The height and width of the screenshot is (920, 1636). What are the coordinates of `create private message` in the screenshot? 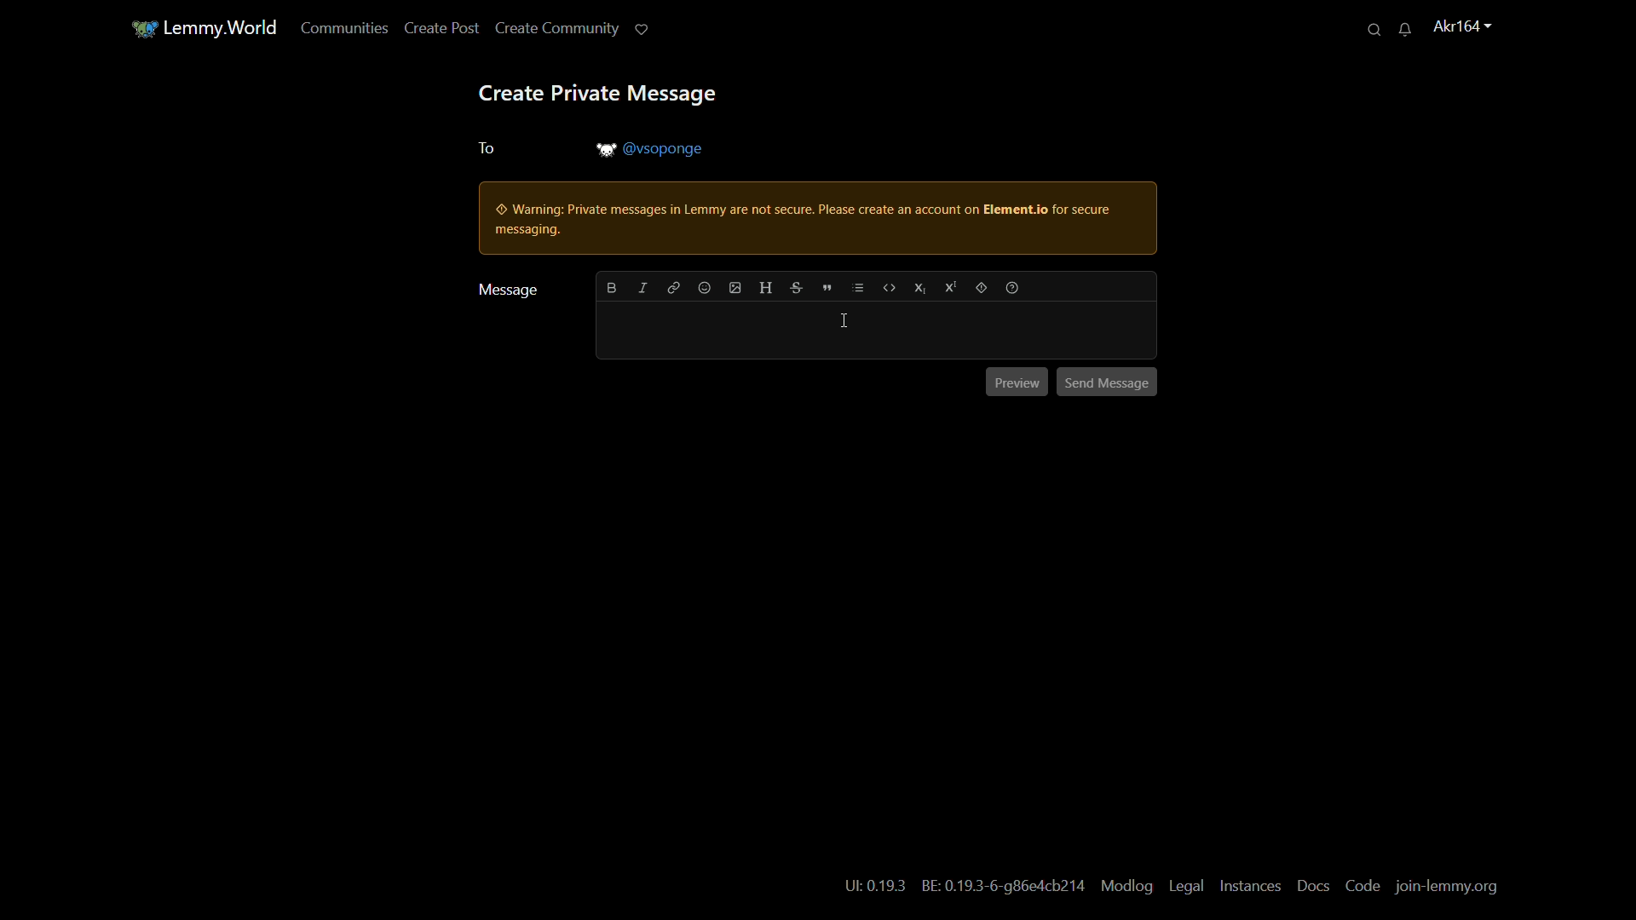 It's located at (597, 96).